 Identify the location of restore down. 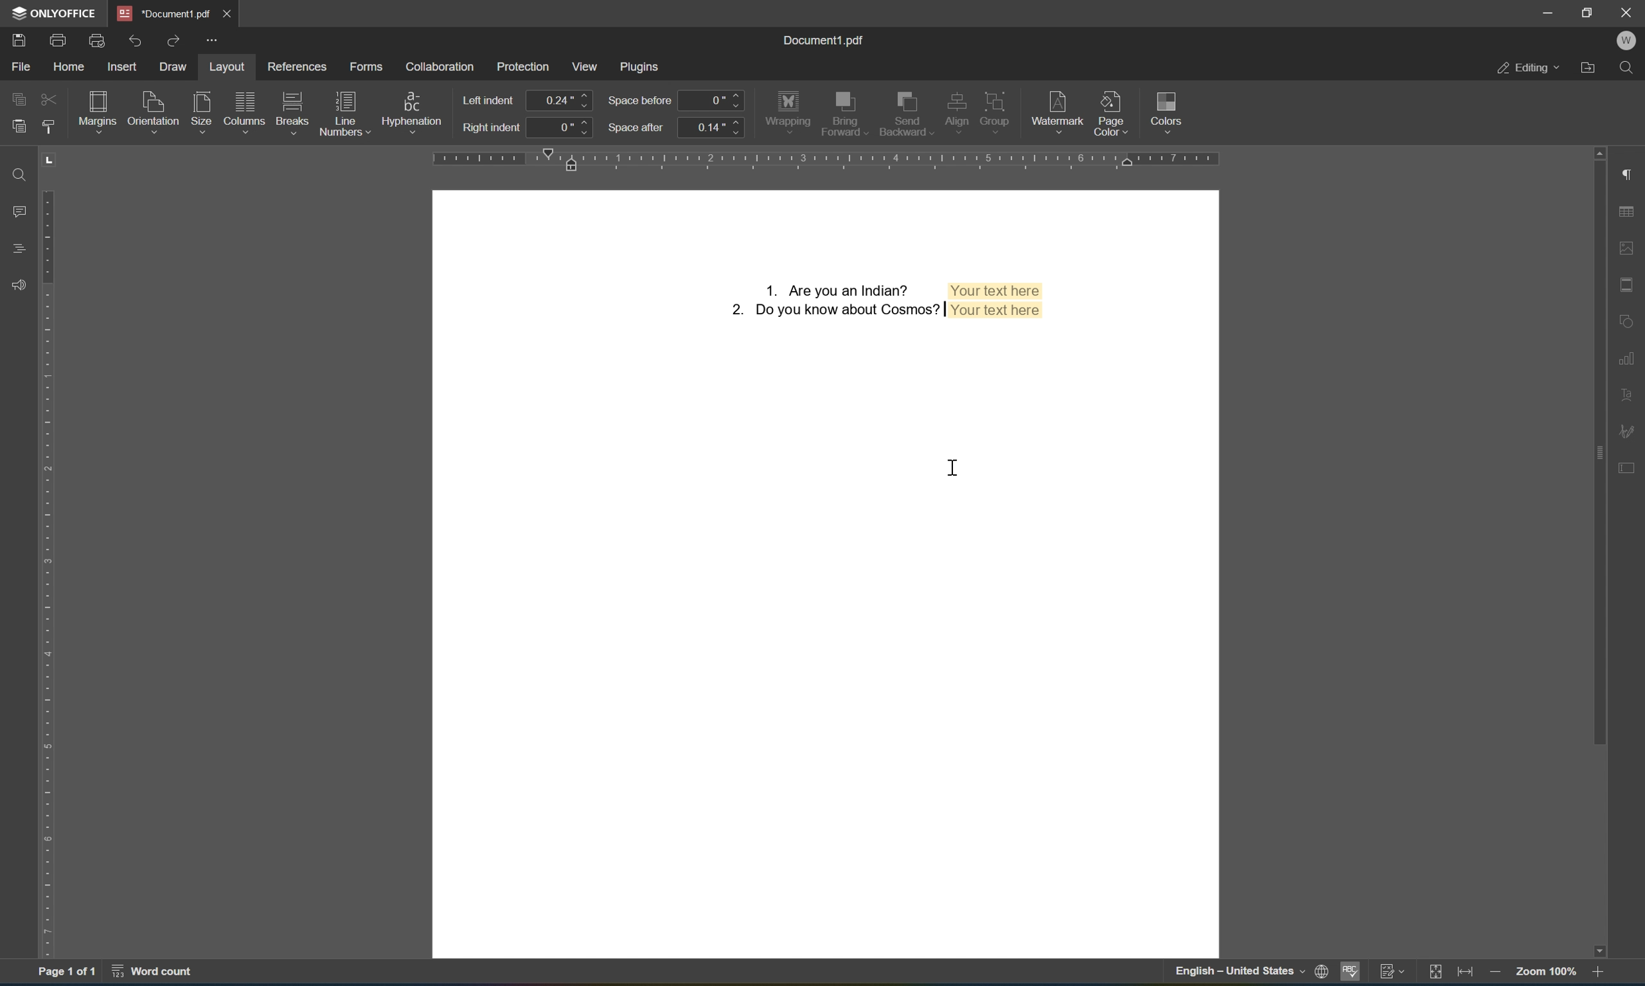
(1587, 13).